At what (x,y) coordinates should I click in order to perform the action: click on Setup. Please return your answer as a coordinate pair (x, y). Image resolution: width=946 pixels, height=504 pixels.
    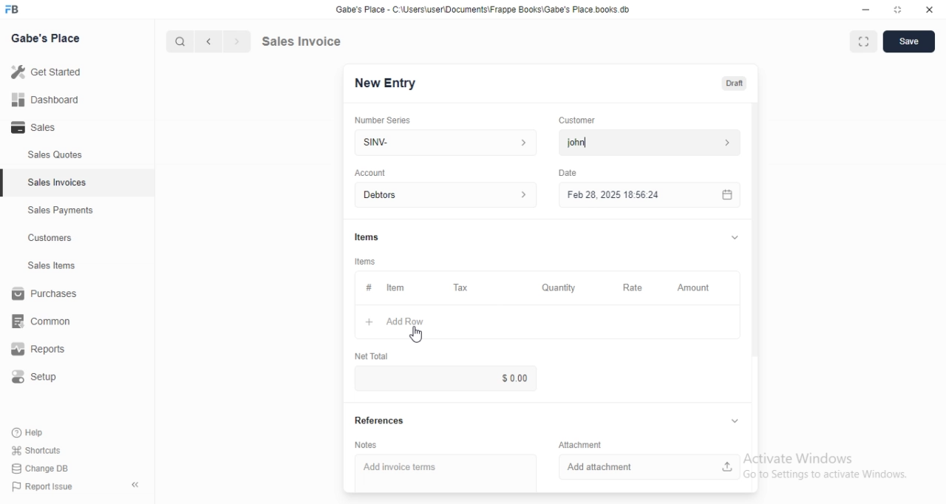
    Looking at the image, I should click on (42, 379).